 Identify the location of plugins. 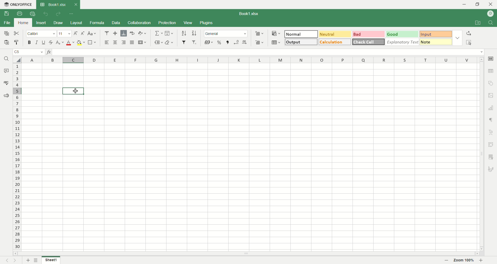
(207, 23).